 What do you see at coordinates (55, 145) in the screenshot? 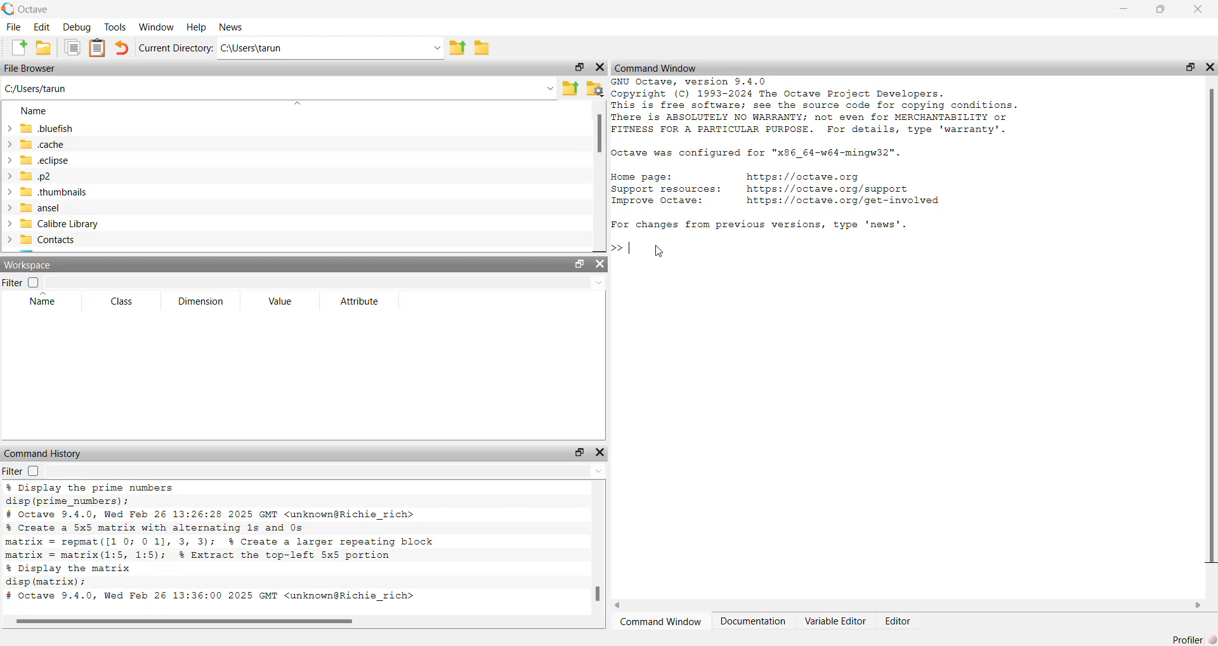
I see `.cache` at bounding box center [55, 145].